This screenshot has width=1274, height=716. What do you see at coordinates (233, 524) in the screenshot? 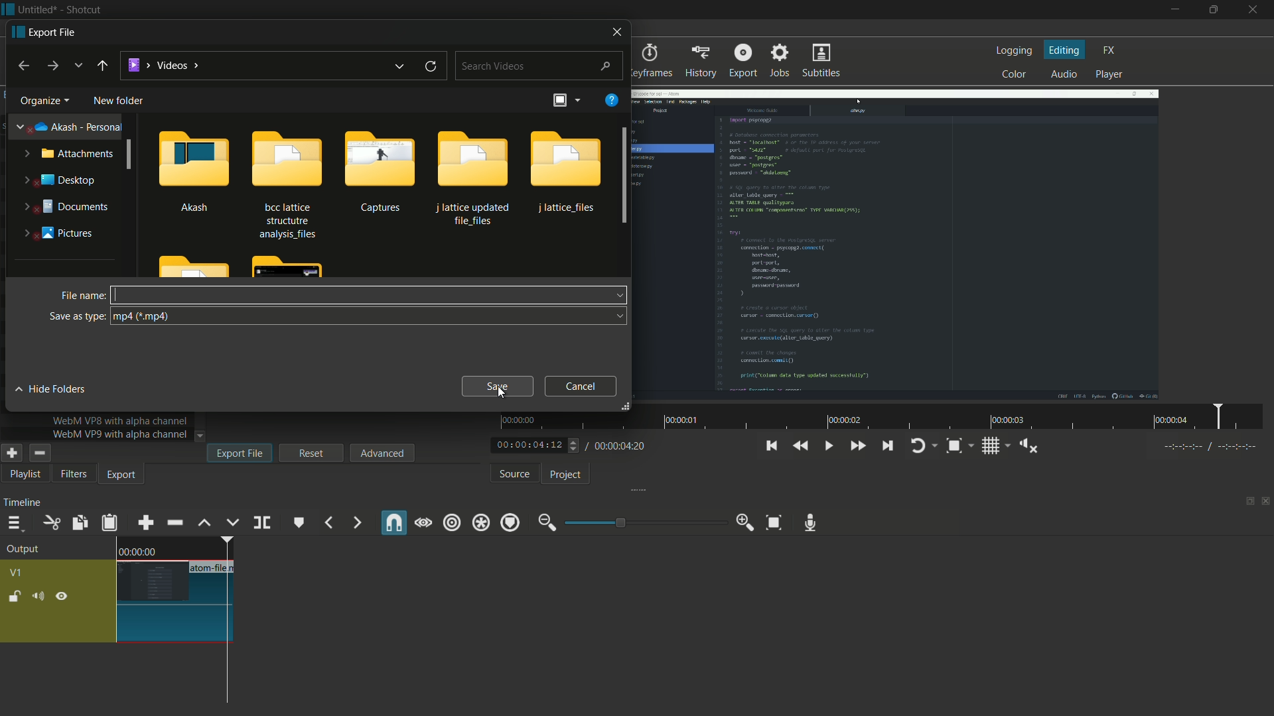
I see `overwrite` at bounding box center [233, 524].